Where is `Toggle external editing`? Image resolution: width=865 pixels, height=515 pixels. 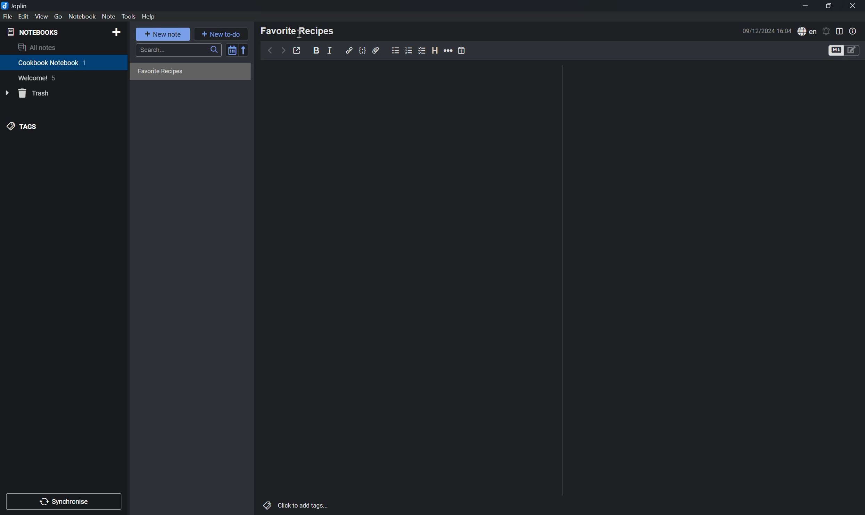
Toggle external editing is located at coordinates (298, 50).